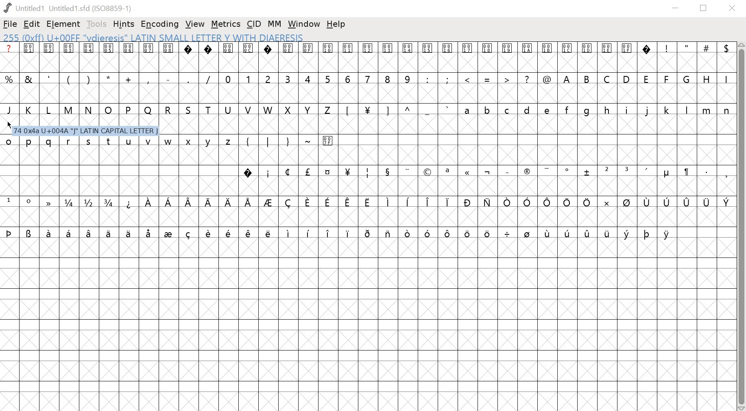 This screenshot has height=411, width=746. I want to click on special characters, so click(486, 80).